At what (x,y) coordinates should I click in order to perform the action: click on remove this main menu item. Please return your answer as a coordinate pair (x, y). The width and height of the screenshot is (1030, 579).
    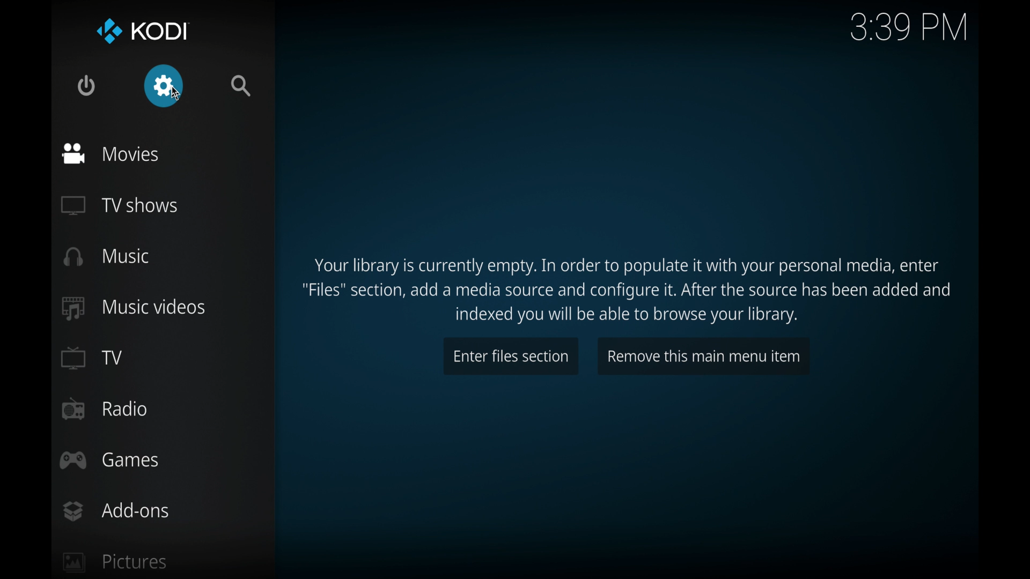
    Looking at the image, I should click on (704, 356).